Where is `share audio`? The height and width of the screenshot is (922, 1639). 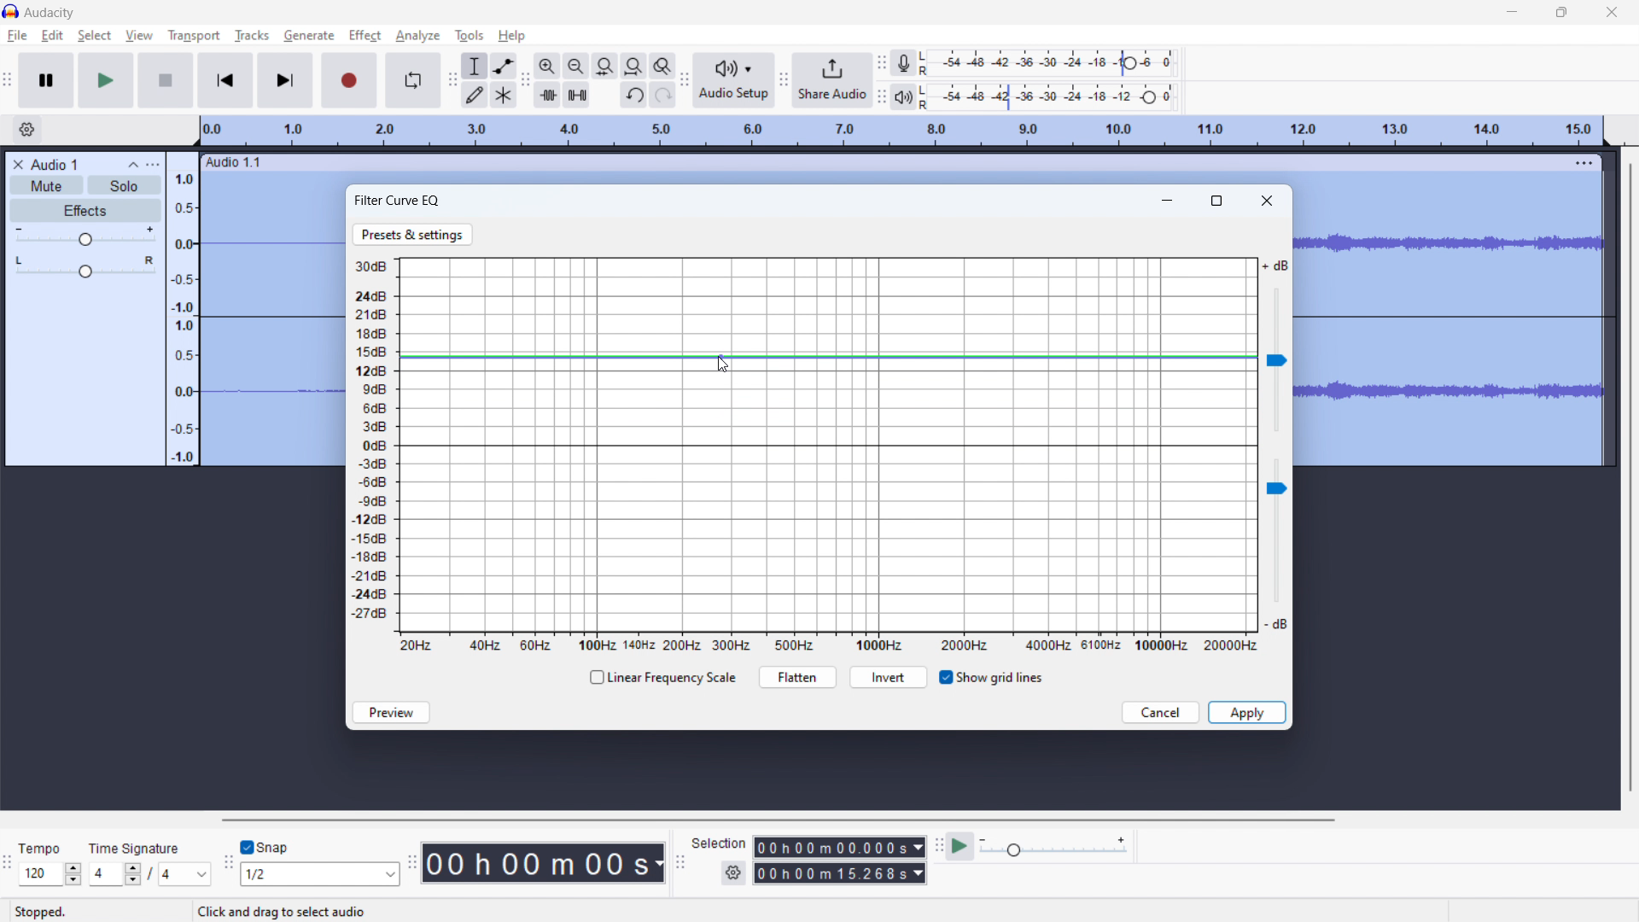
share audio is located at coordinates (833, 80).